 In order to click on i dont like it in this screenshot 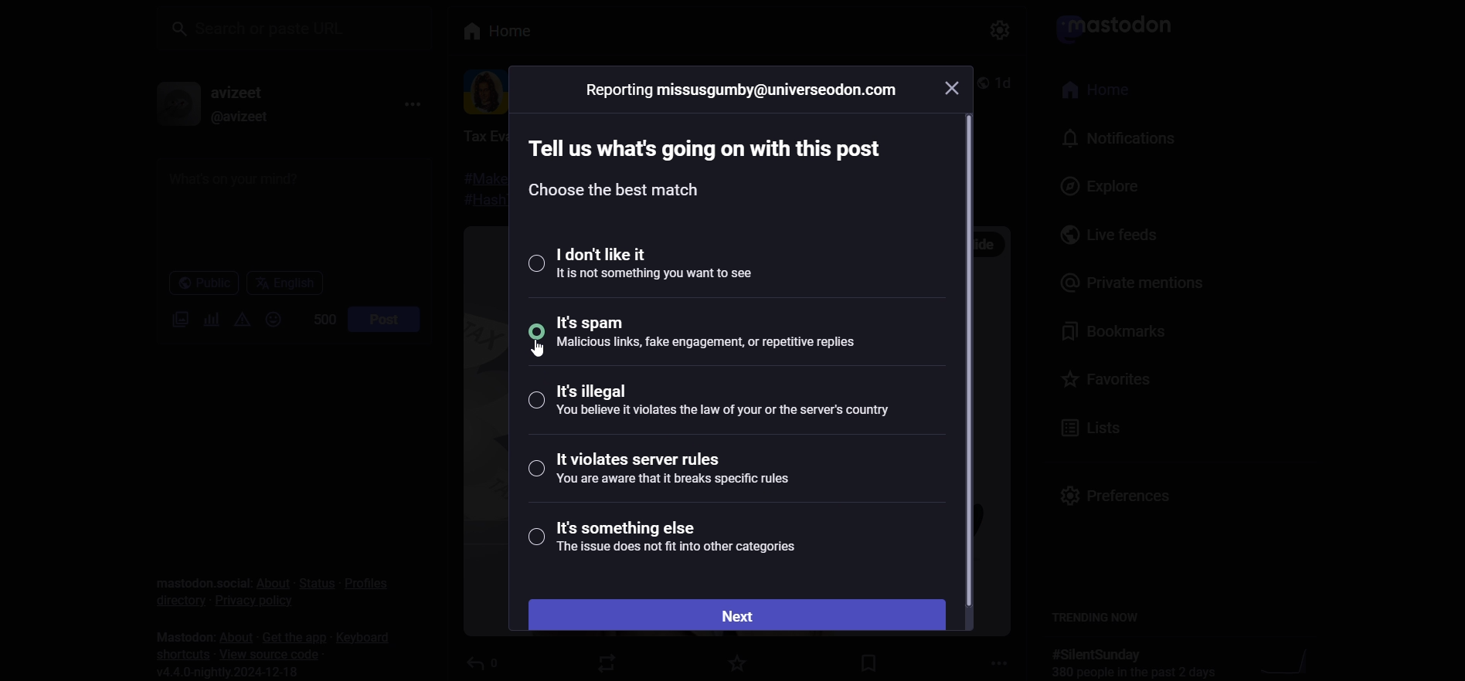, I will do `click(657, 262)`.